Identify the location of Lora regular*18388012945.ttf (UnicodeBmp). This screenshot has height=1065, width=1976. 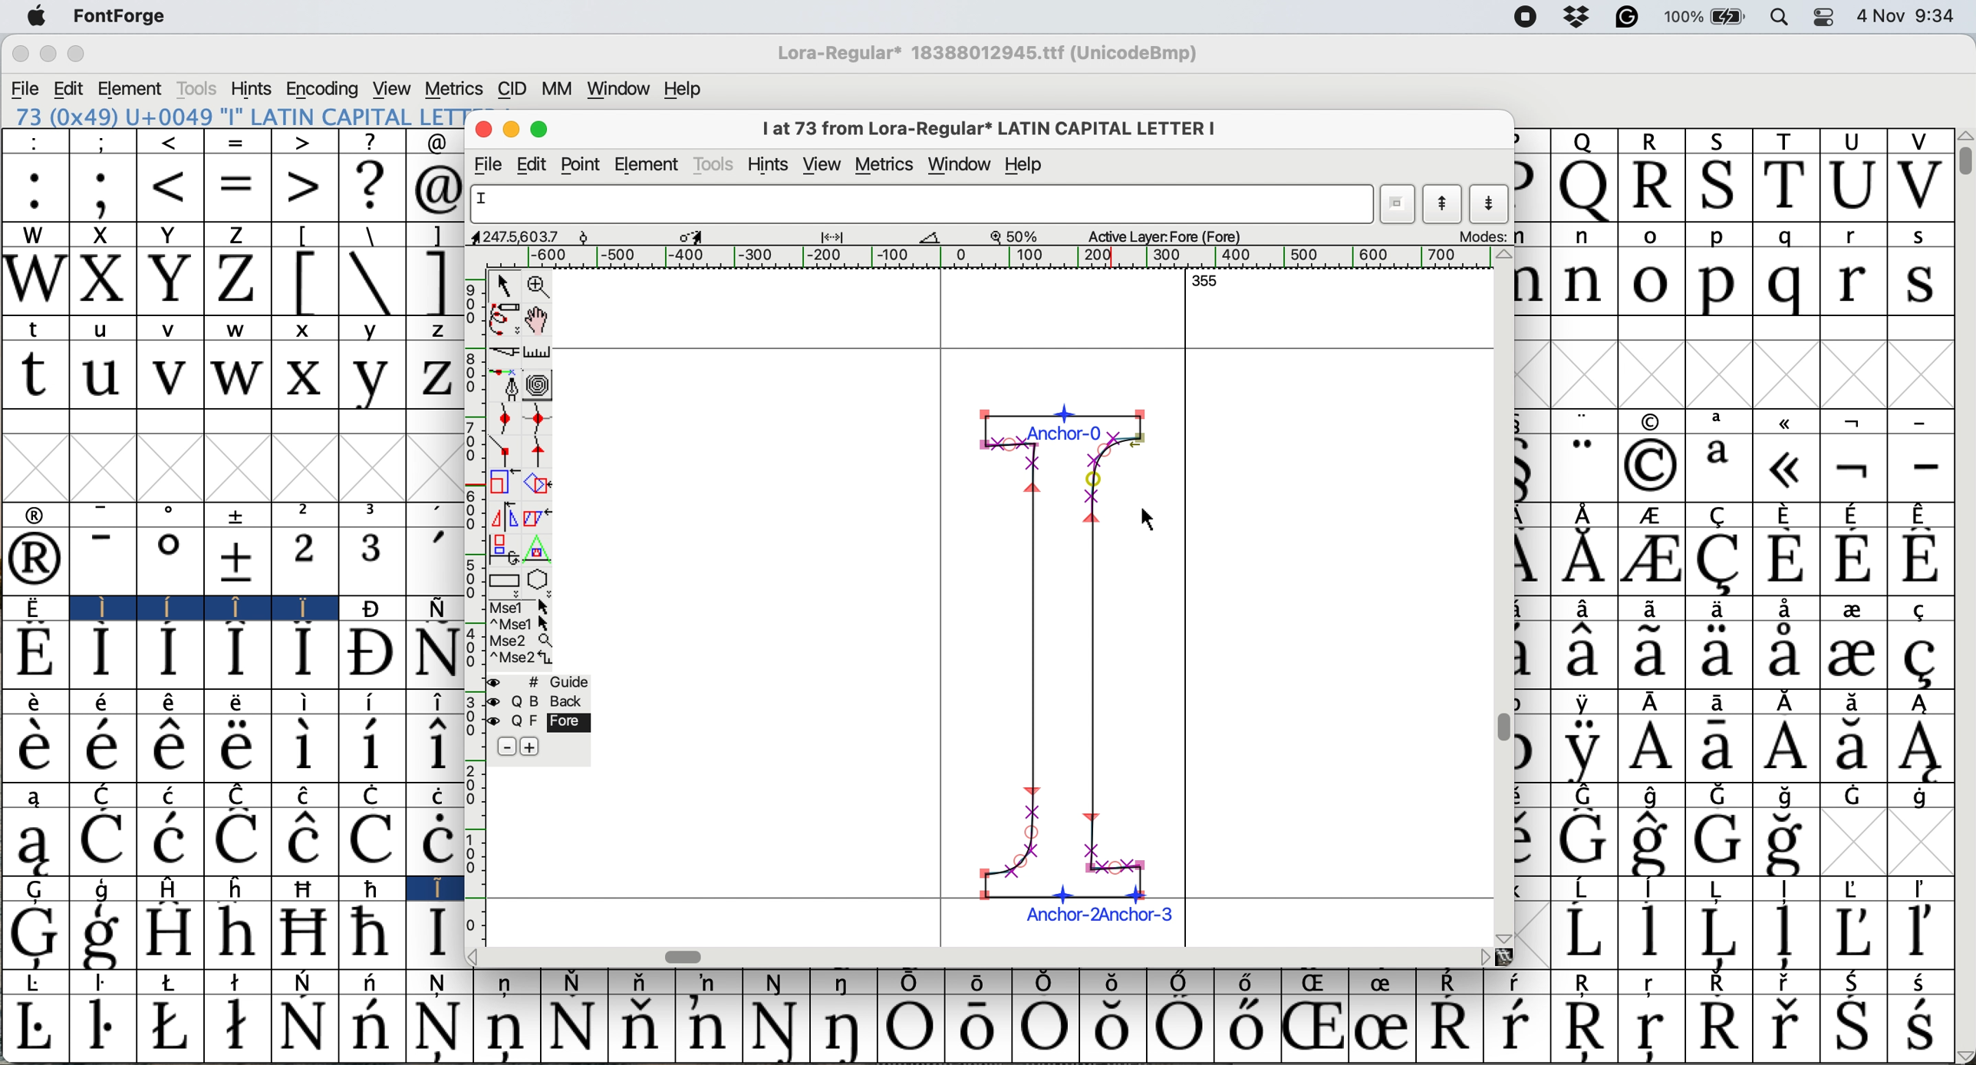
(983, 55).